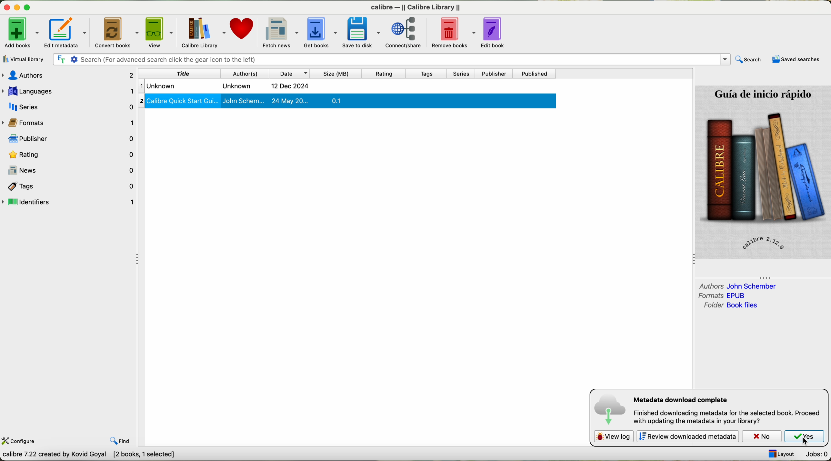 The height and width of the screenshot is (461, 831). I want to click on search, so click(749, 59).